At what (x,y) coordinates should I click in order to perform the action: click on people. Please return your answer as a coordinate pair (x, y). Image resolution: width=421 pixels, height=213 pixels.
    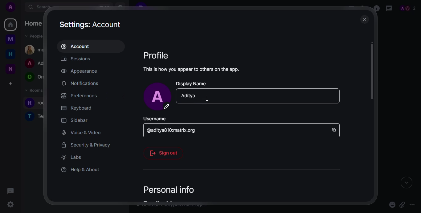
    Looking at the image, I should click on (35, 64).